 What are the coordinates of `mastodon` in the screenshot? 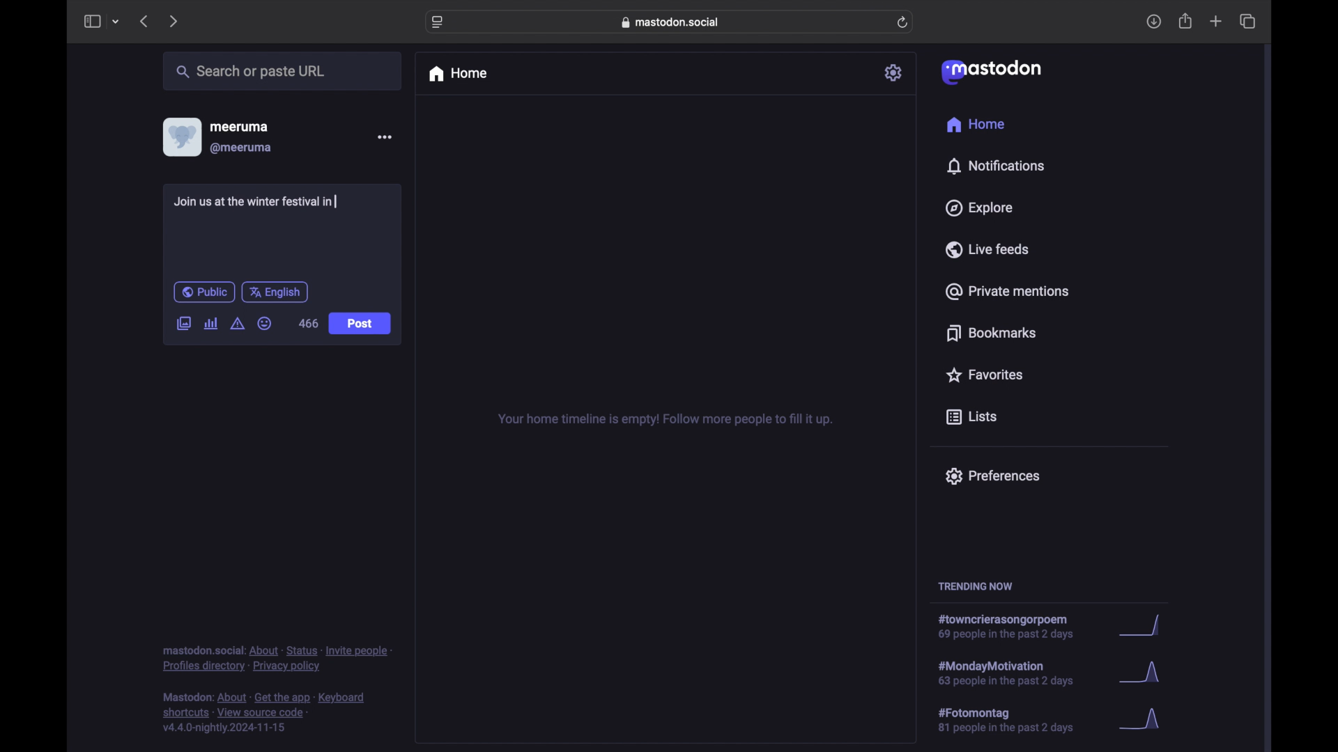 It's located at (990, 71).